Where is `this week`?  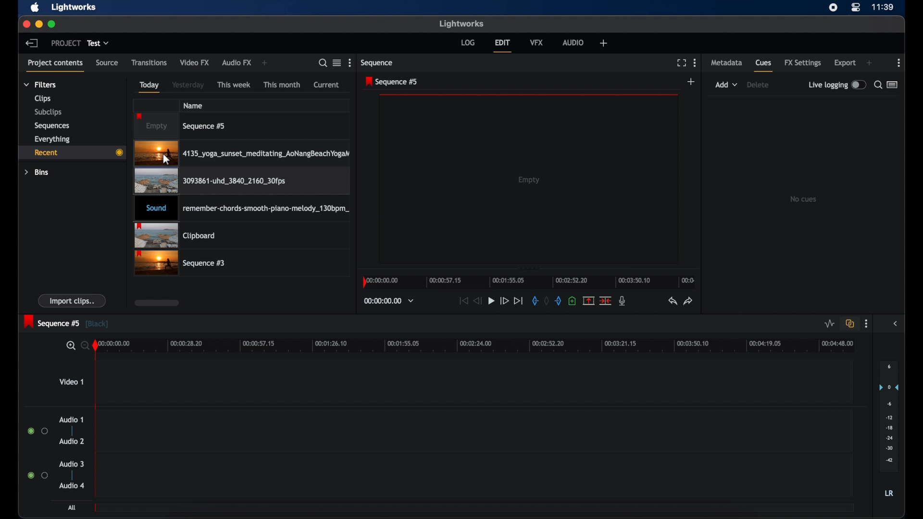 this week is located at coordinates (234, 85).